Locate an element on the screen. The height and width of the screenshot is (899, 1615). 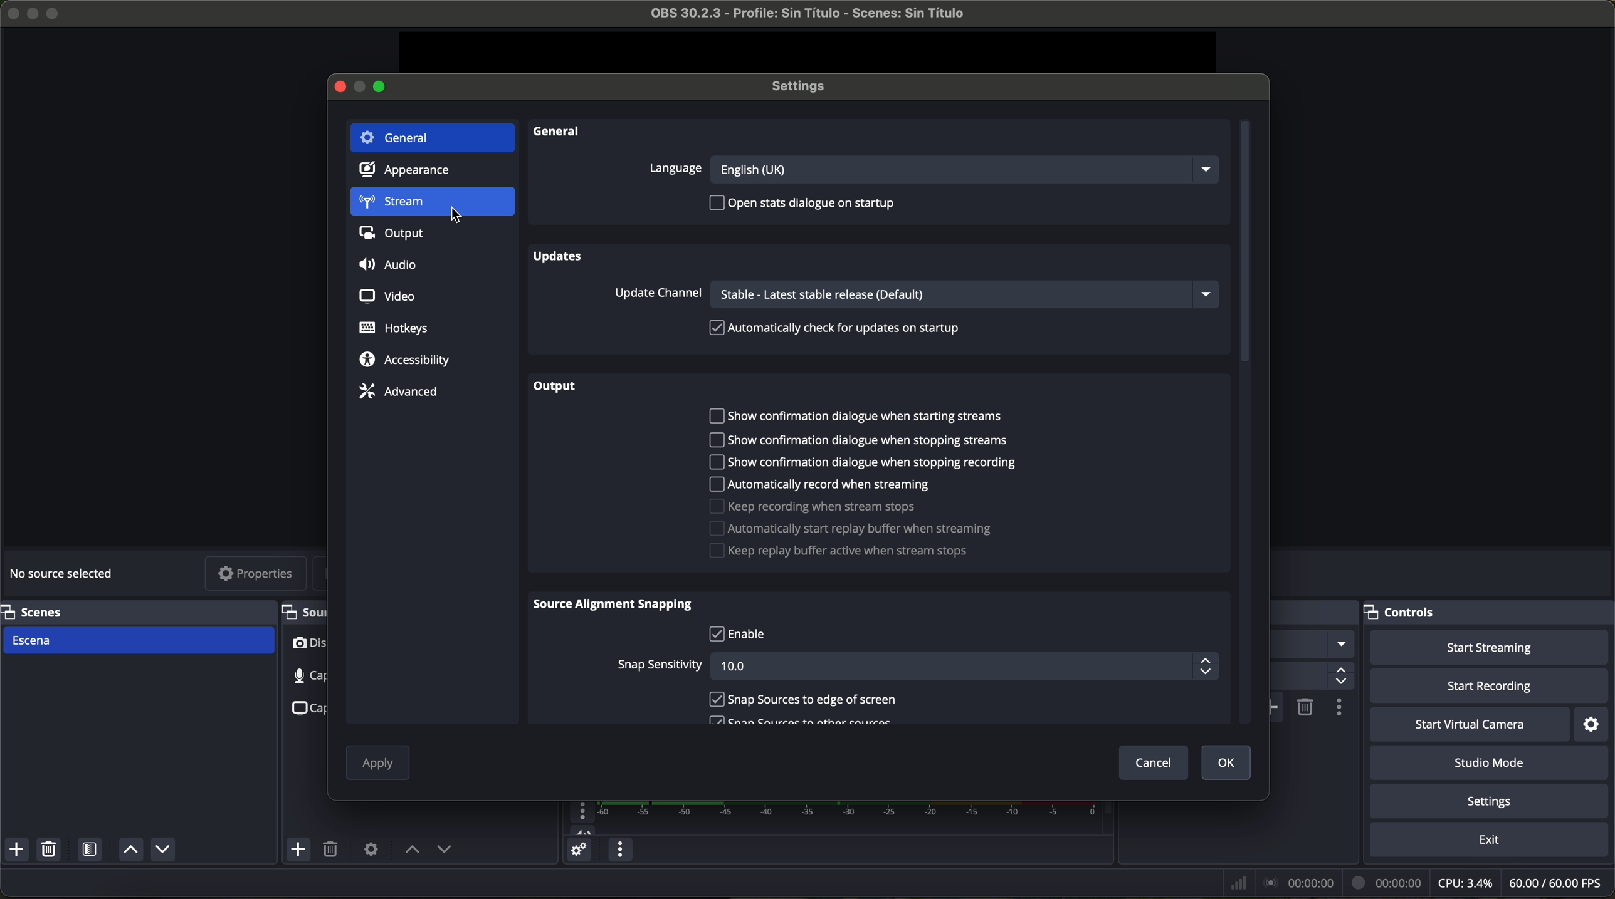
output is located at coordinates (396, 236).